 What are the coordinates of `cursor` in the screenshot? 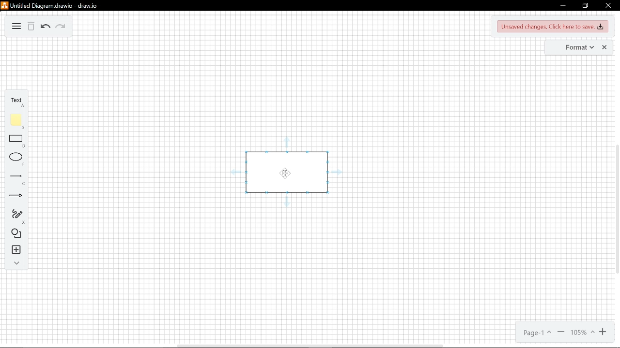 It's located at (285, 173).